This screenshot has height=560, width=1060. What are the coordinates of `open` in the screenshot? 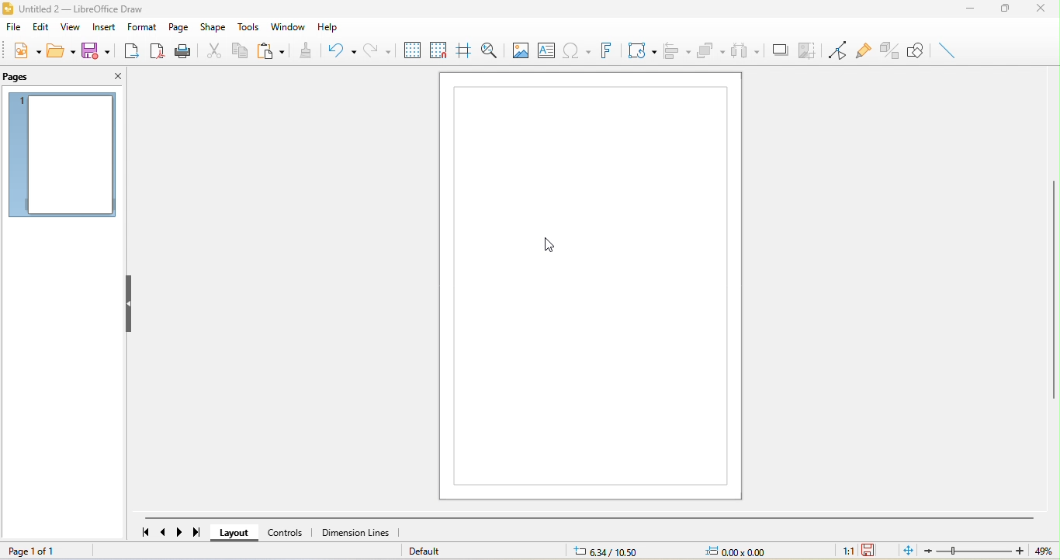 It's located at (60, 54).